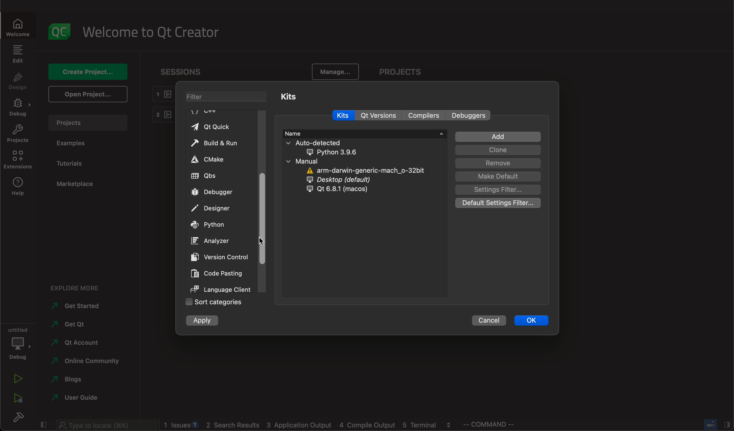 The width and height of the screenshot is (734, 431). What do you see at coordinates (499, 137) in the screenshot?
I see `add` at bounding box center [499, 137].